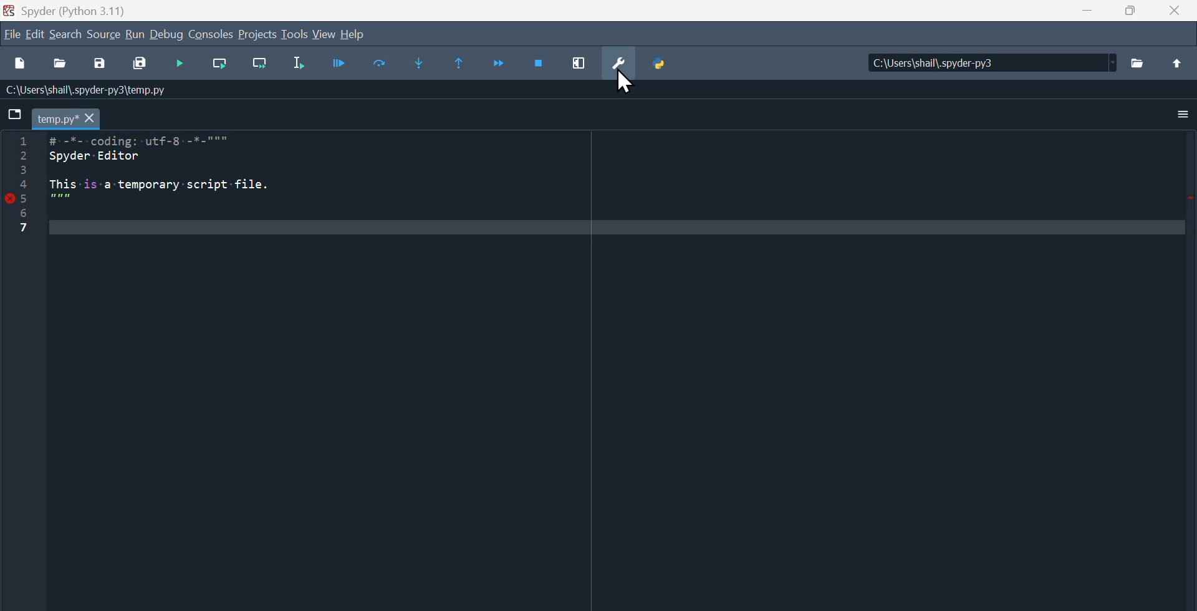  What do you see at coordinates (97, 66) in the screenshot?
I see `Save as` at bounding box center [97, 66].